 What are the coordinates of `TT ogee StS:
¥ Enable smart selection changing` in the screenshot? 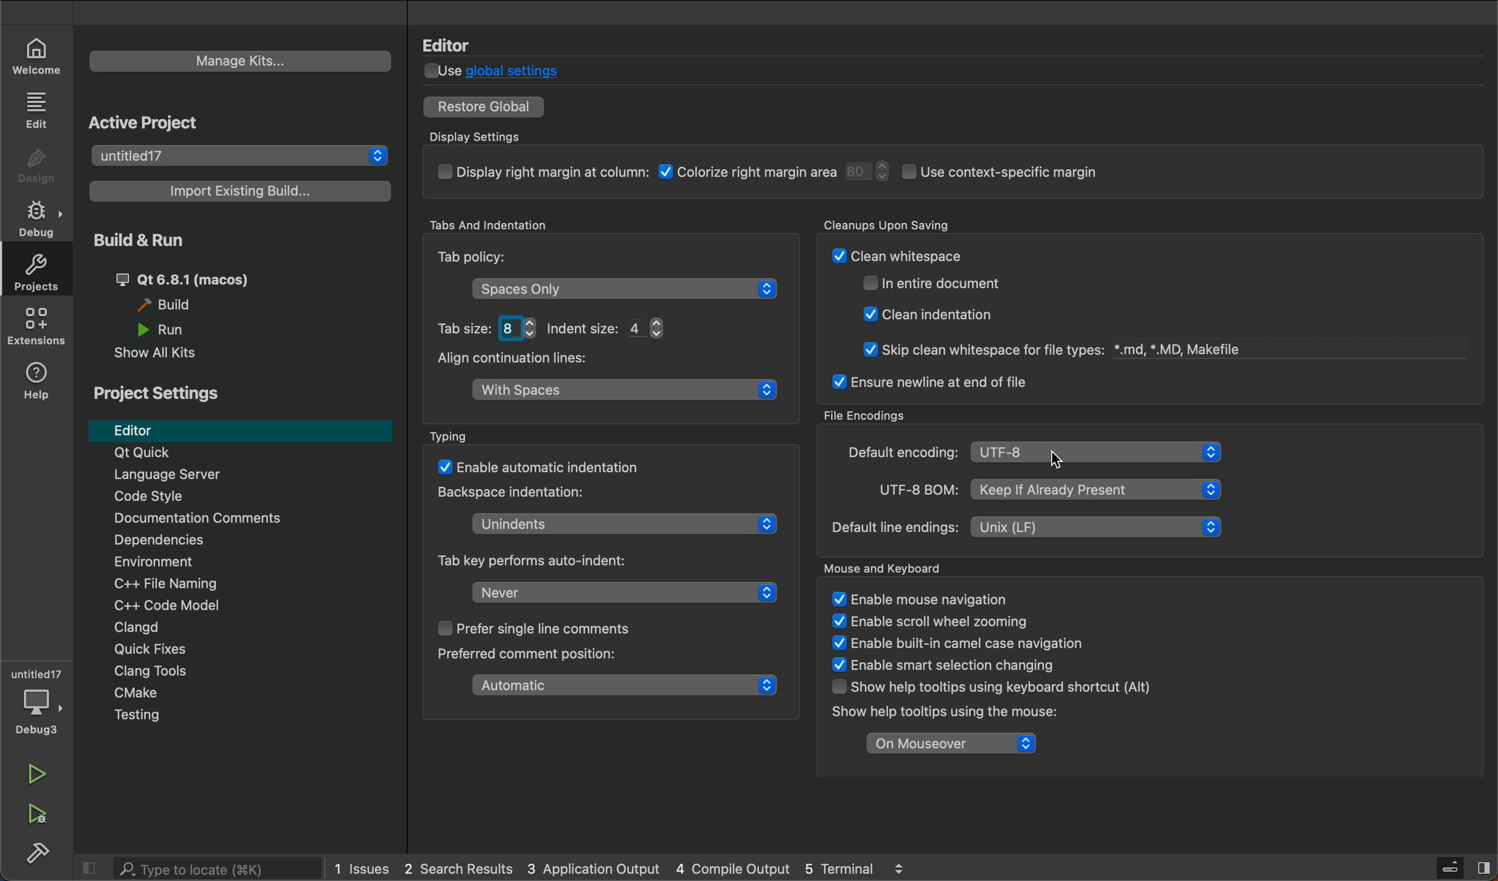 It's located at (977, 665).